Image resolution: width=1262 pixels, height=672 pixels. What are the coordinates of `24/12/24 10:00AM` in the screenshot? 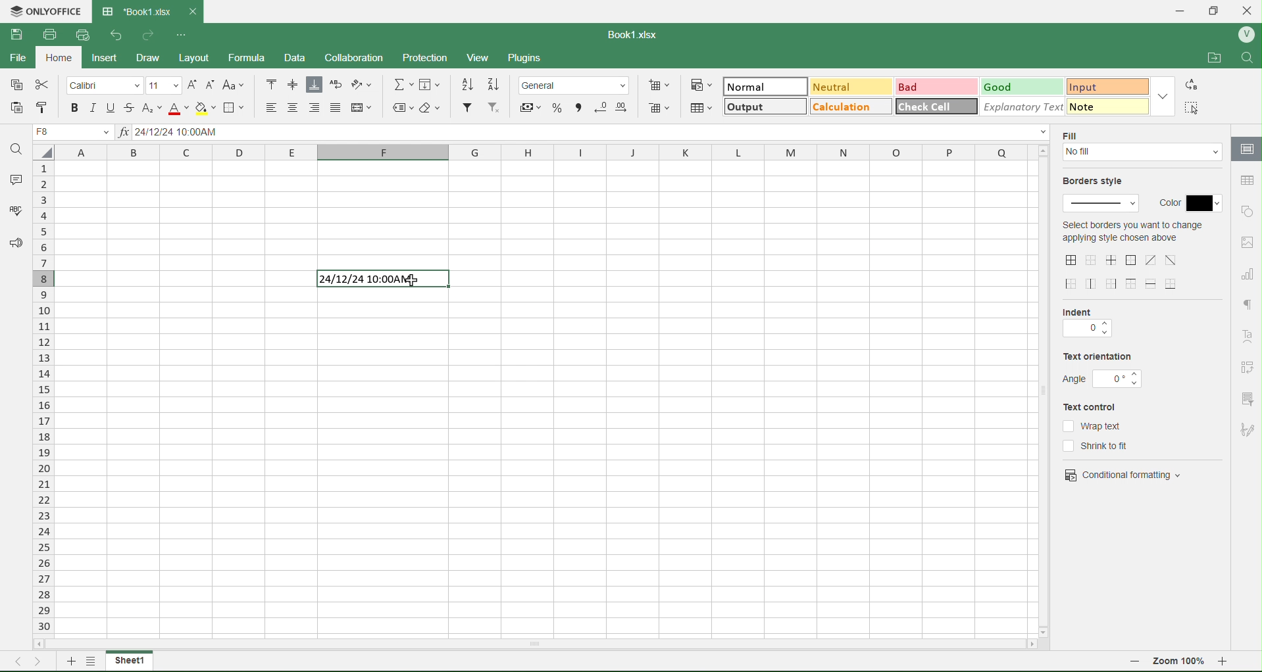 It's located at (378, 279).